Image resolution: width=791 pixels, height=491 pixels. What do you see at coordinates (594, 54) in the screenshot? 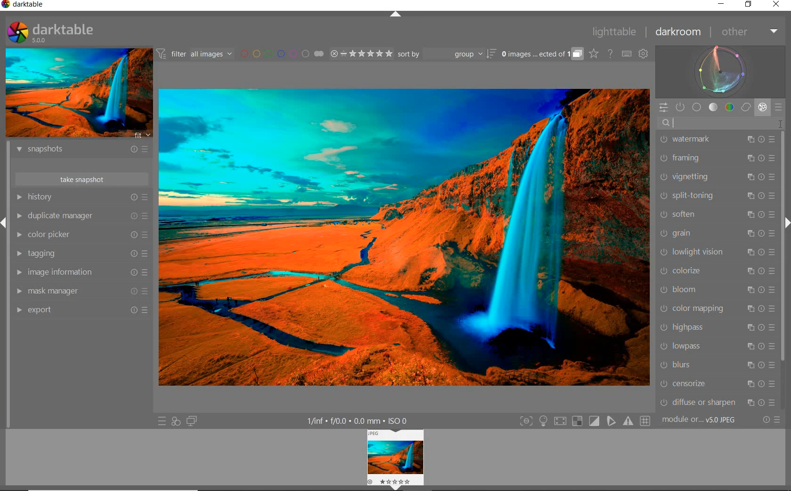
I see `CLICK TO CHANGE THE OVERLAYS SHOWN ON THUMBNAILS` at bounding box center [594, 54].